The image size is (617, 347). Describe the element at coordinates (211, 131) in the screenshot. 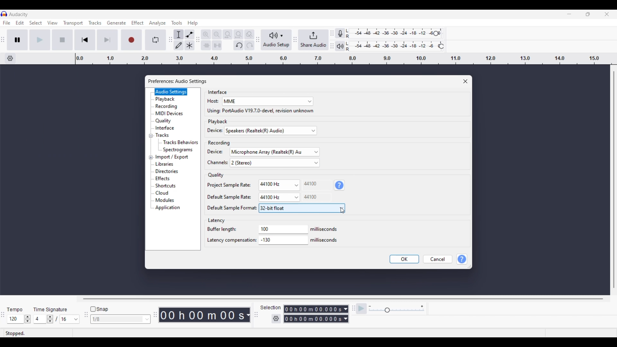

I see `Device:` at that location.